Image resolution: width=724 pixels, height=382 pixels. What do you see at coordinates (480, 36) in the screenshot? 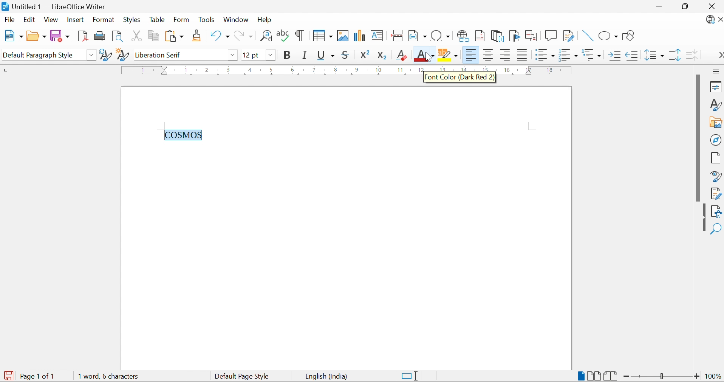
I see `Insert Footnote` at bounding box center [480, 36].